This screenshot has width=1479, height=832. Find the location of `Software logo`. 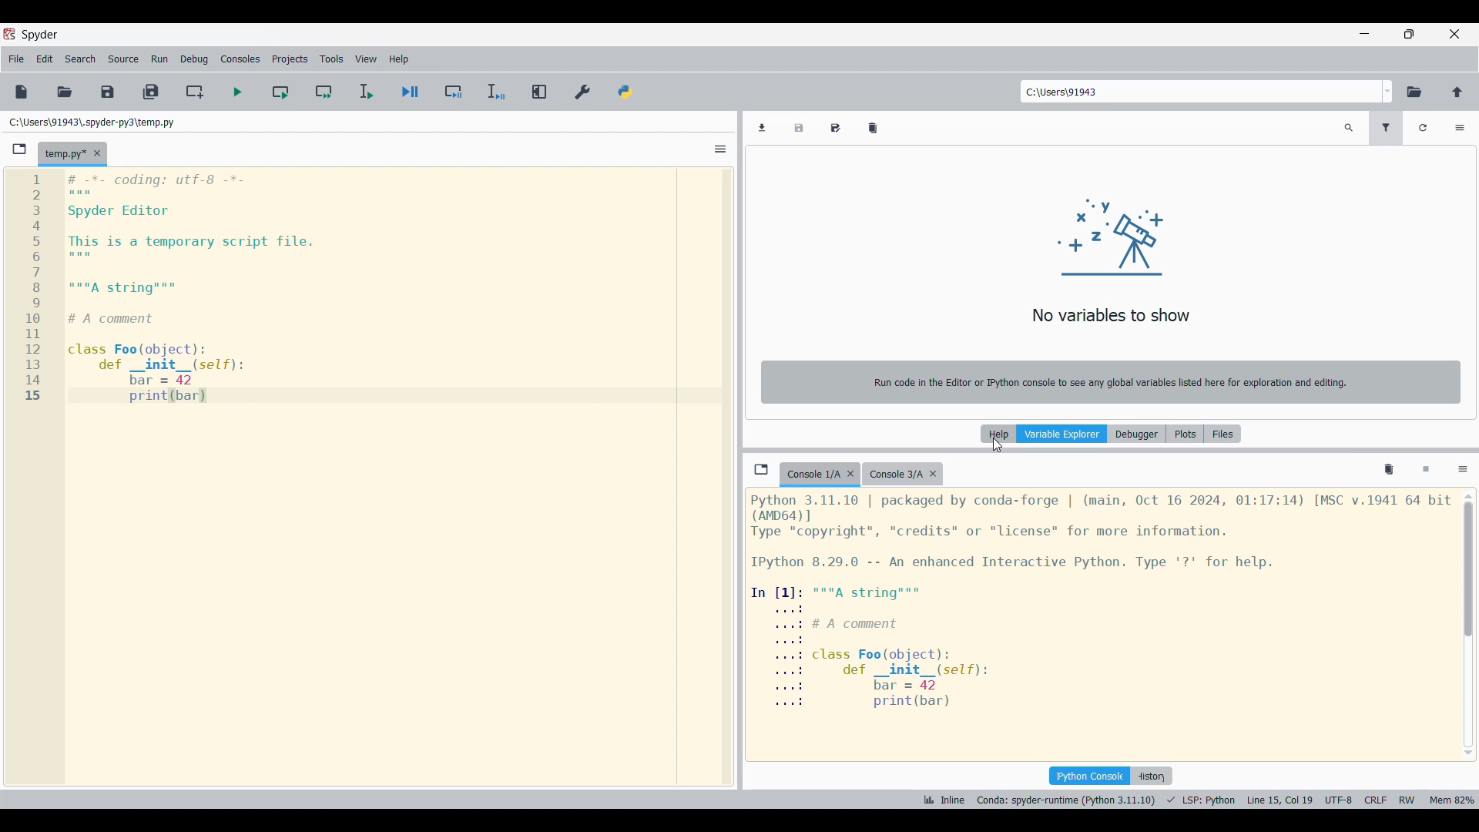

Software logo is located at coordinates (9, 34).